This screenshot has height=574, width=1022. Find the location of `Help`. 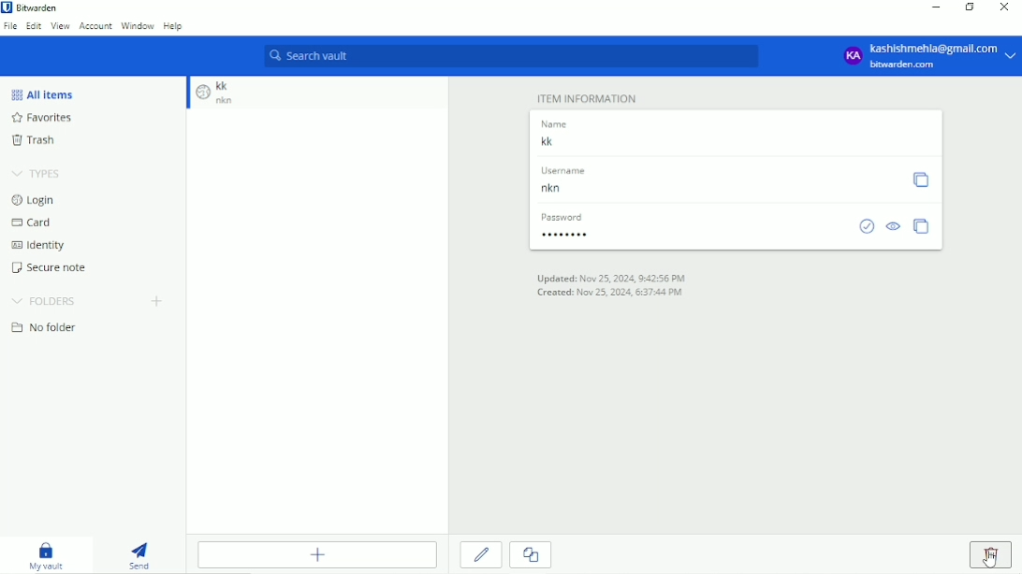

Help is located at coordinates (172, 27).